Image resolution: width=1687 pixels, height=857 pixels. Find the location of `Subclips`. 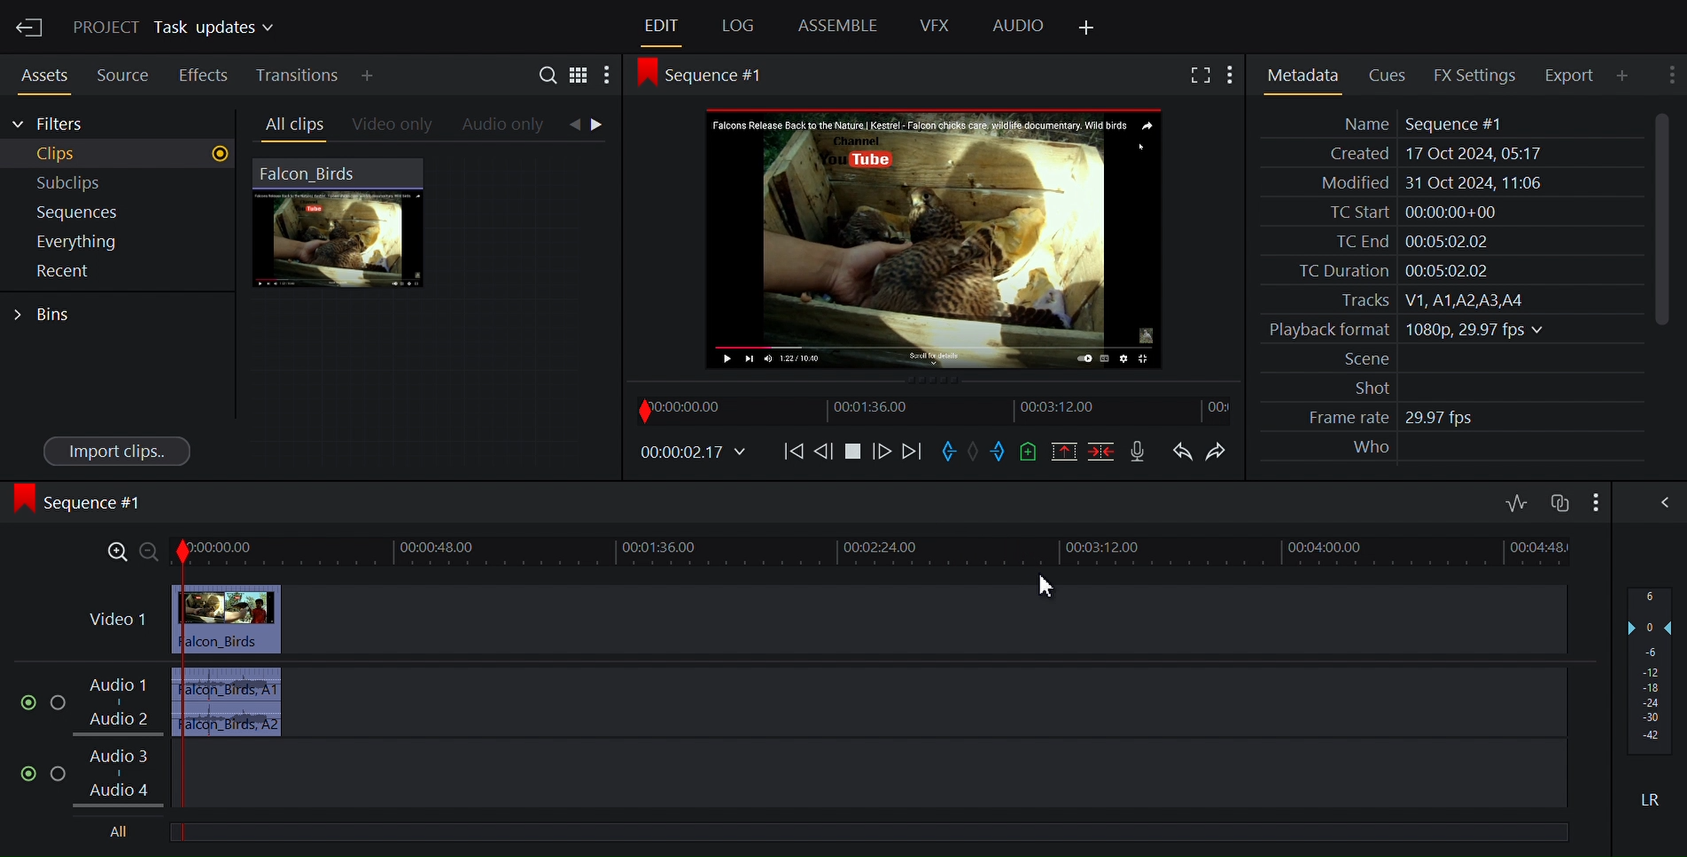

Subclips is located at coordinates (113, 181).